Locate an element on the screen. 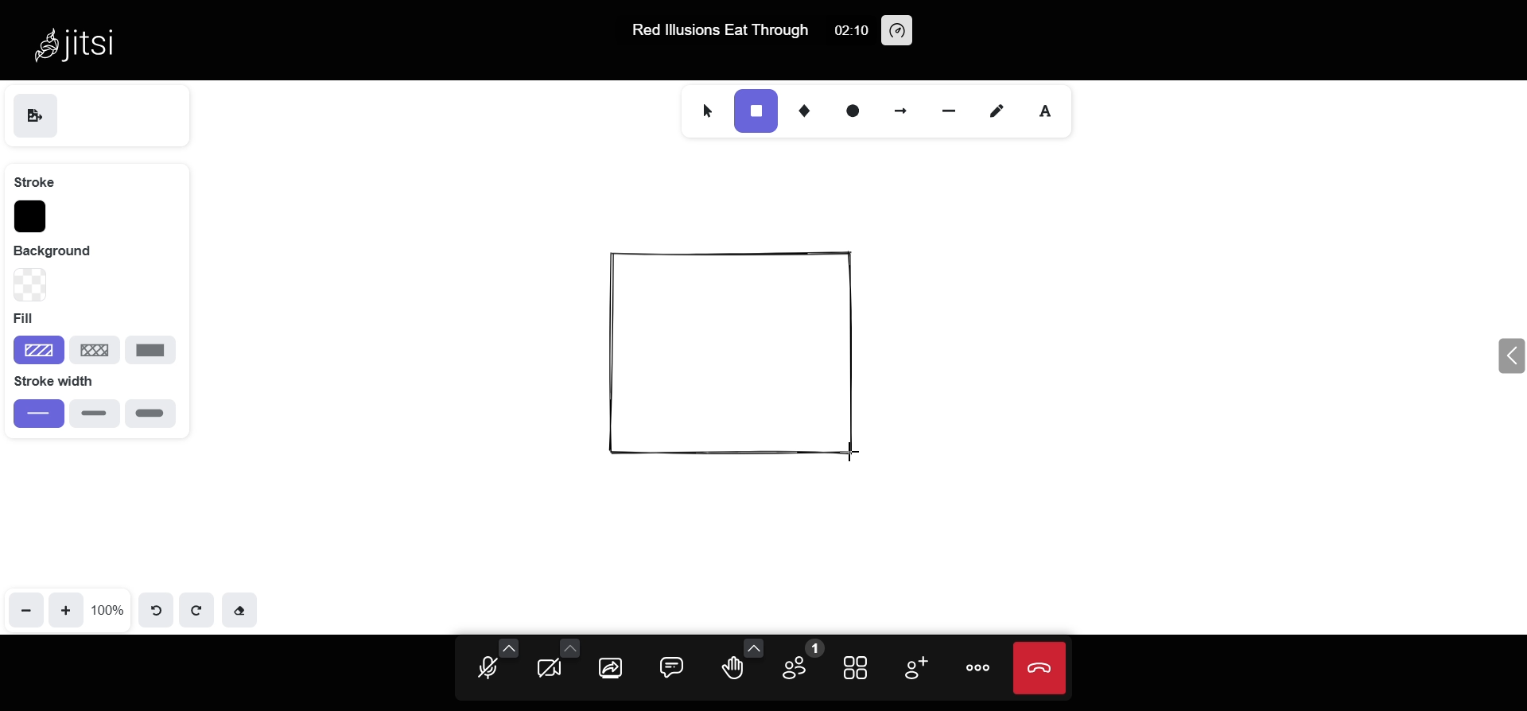 This screenshot has width=1527, height=711. zoom in is located at coordinates (66, 608).